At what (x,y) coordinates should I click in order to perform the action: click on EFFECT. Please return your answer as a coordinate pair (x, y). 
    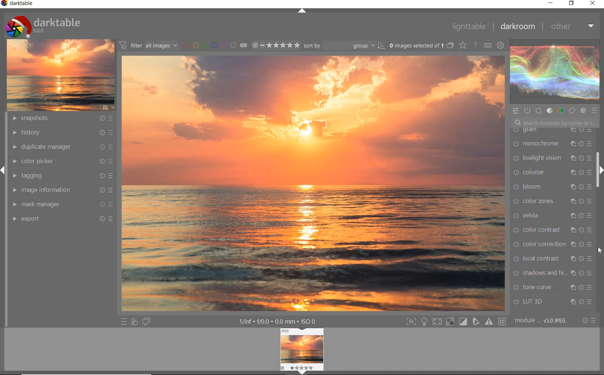
    Looking at the image, I should click on (583, 111).